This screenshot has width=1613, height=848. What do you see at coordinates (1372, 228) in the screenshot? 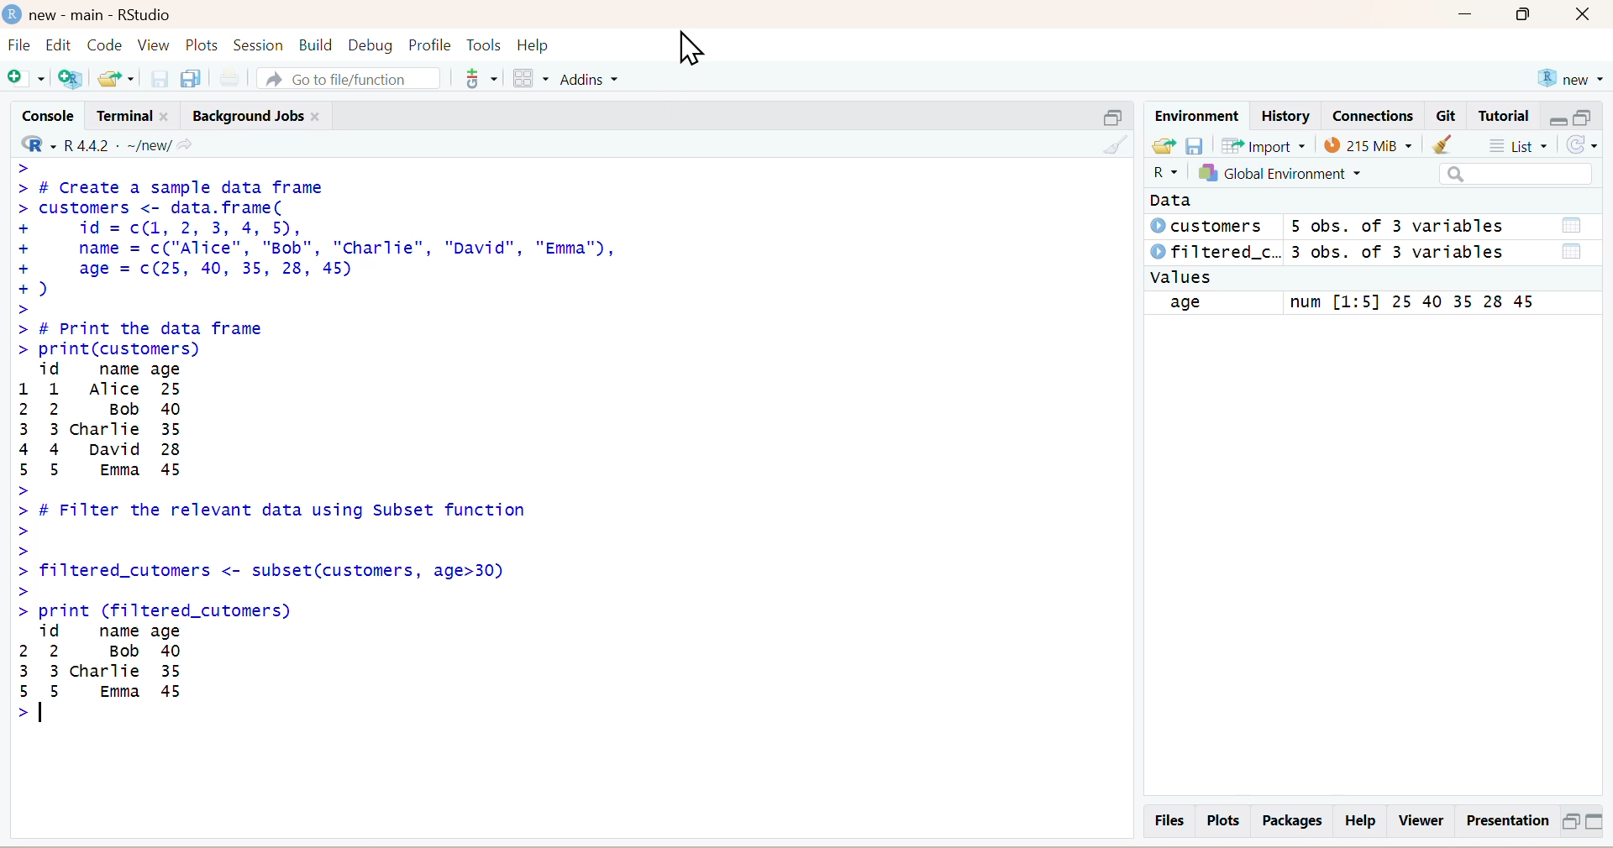
I see `© customers 5 obs. of 3 variables` at bounding box center [1372, 228].